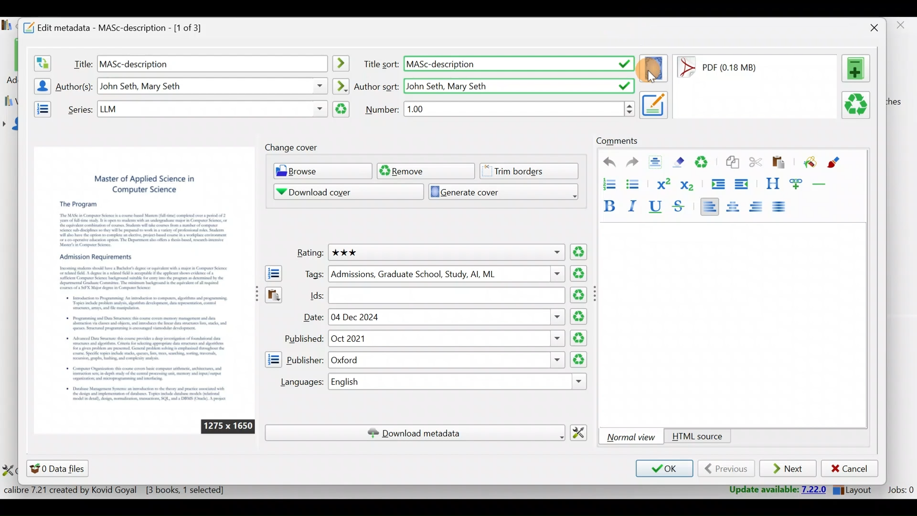 This screenshot has width=917, height=516. What do you see at coordinates (212, 109) in the screenshot?
I see `` at bounding box center [212, 109].